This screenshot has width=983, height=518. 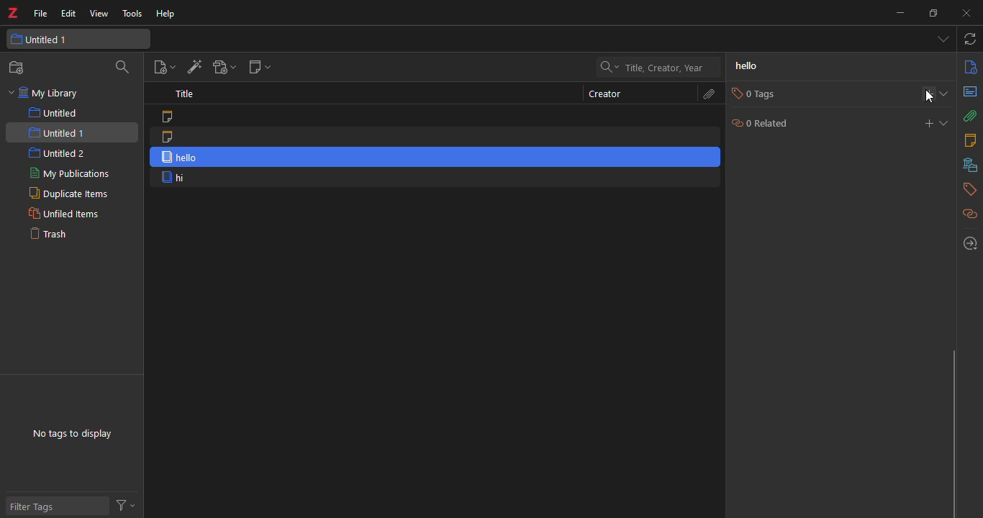 I want to click on hello, so click(x=435, y=157).